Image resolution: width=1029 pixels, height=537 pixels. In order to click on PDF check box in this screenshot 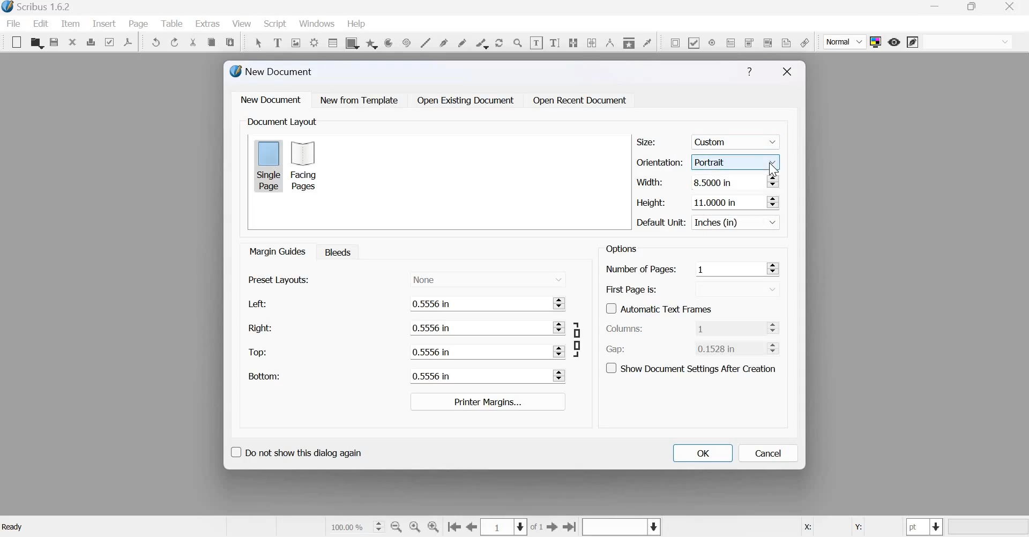, I will do `click(694, 42)`.